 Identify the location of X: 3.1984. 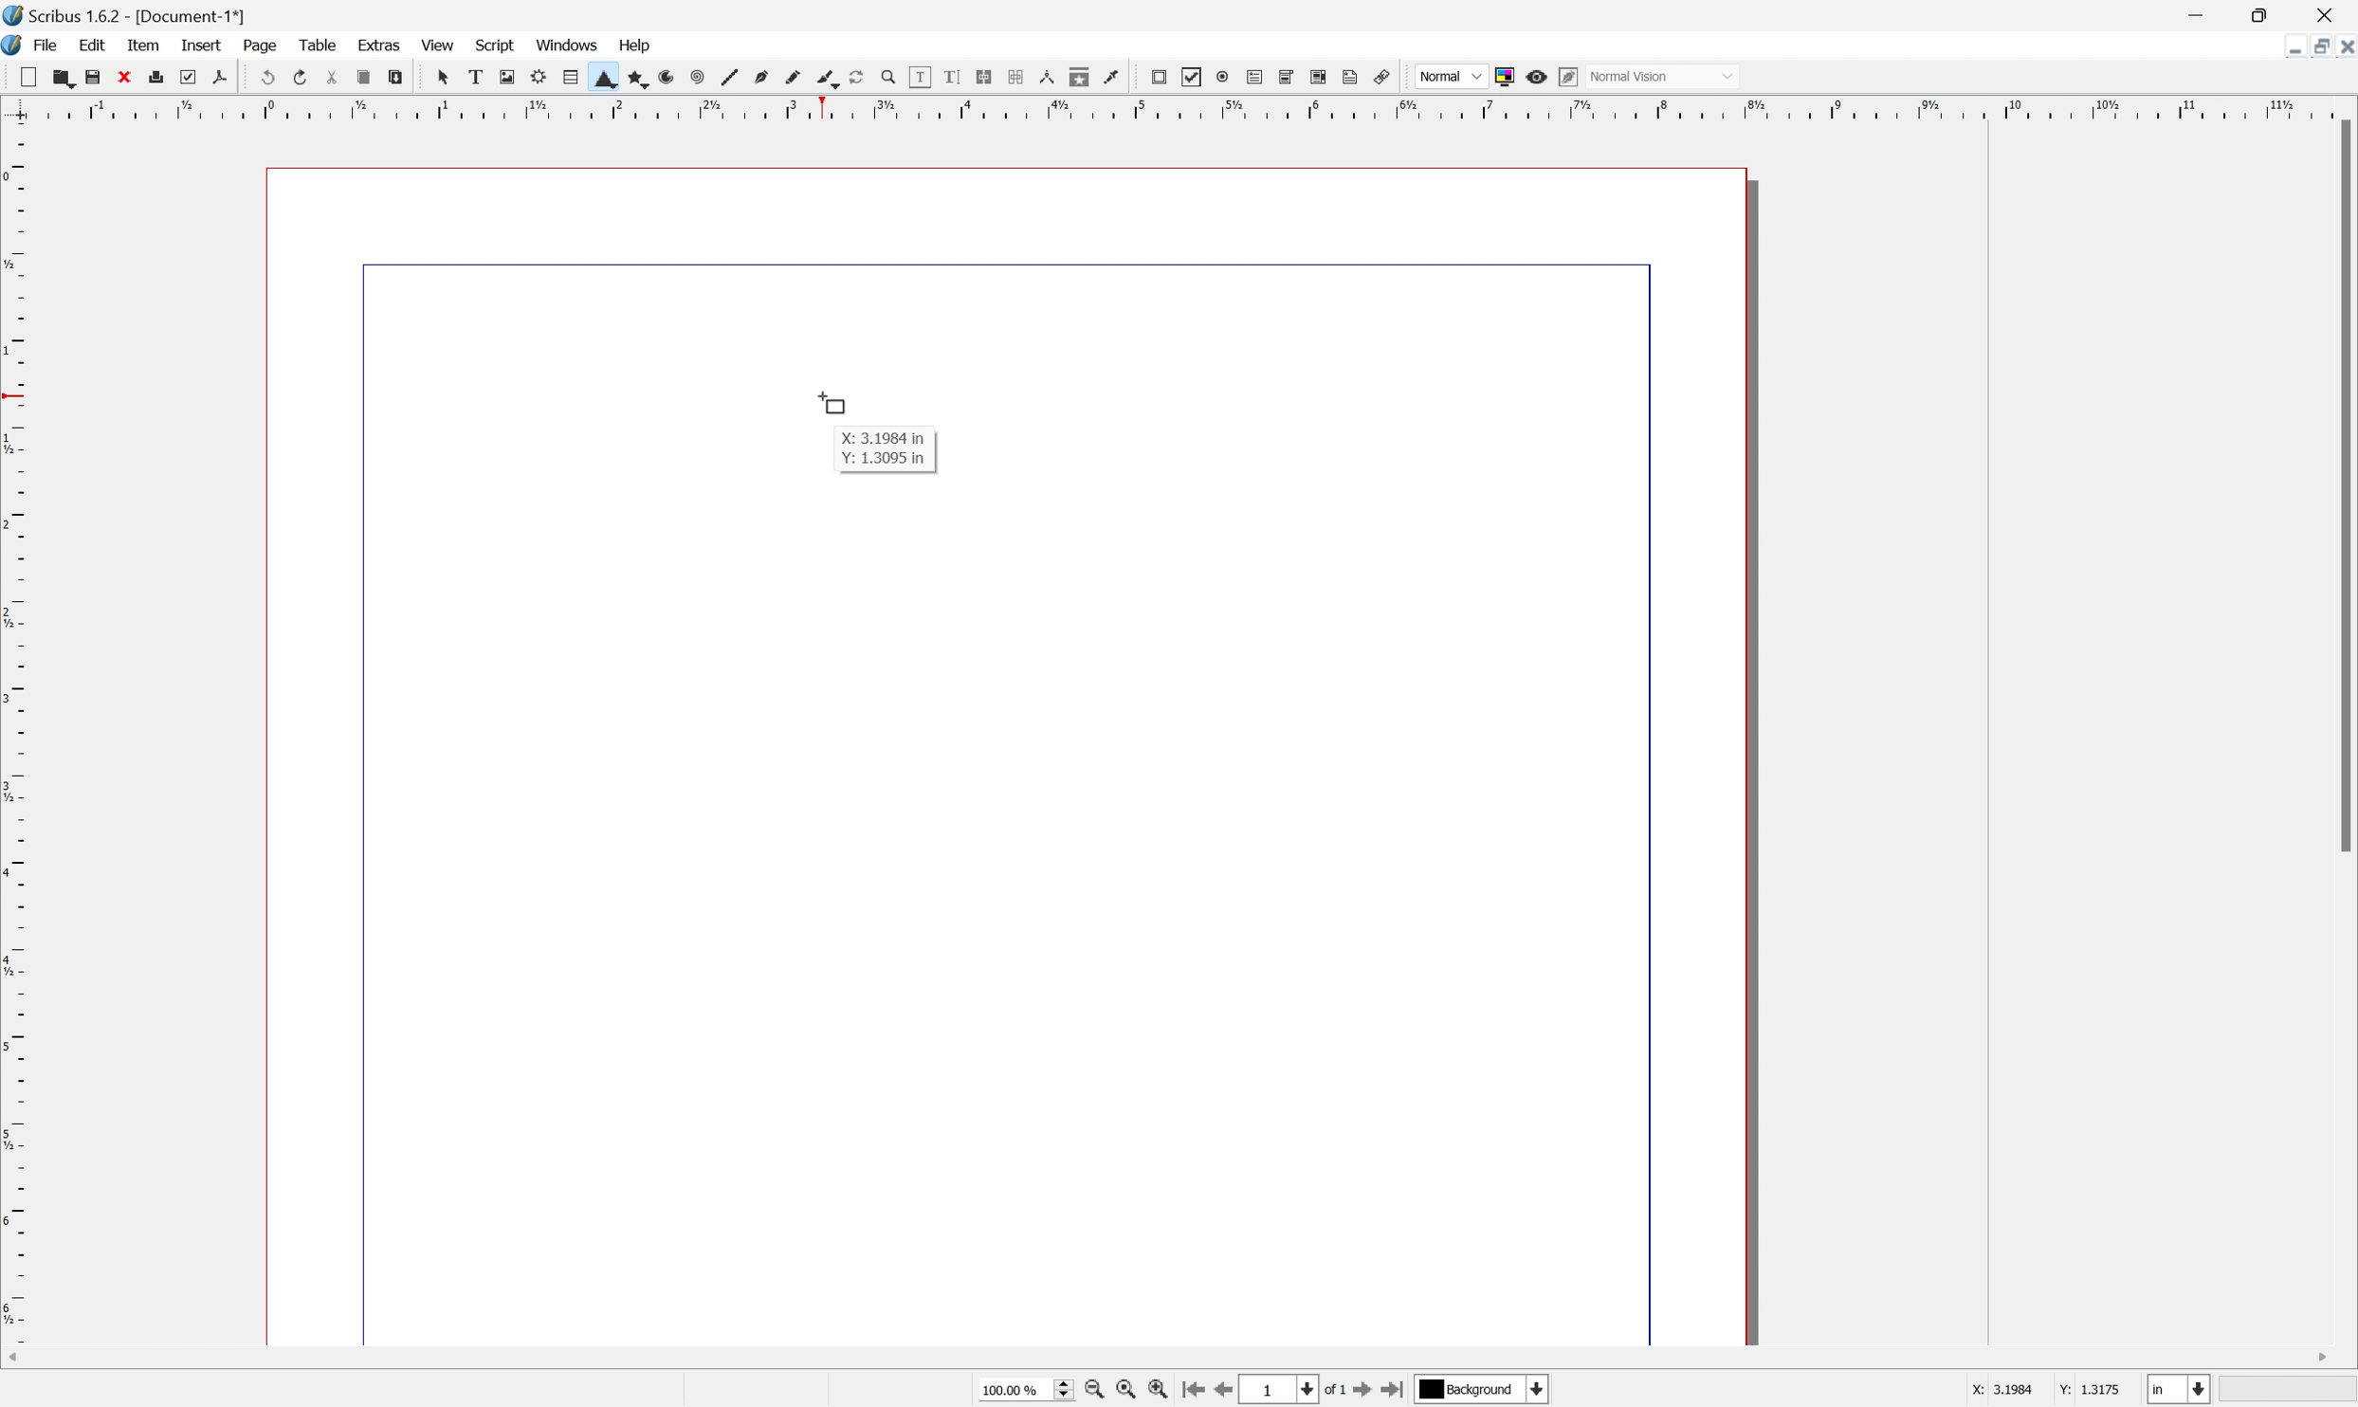
(2003, 1389).